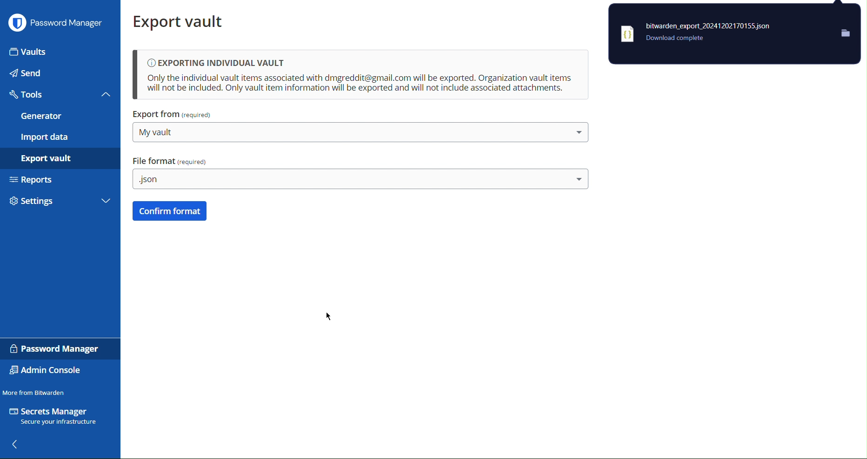  I want to click on cursor, so click(331, 315).